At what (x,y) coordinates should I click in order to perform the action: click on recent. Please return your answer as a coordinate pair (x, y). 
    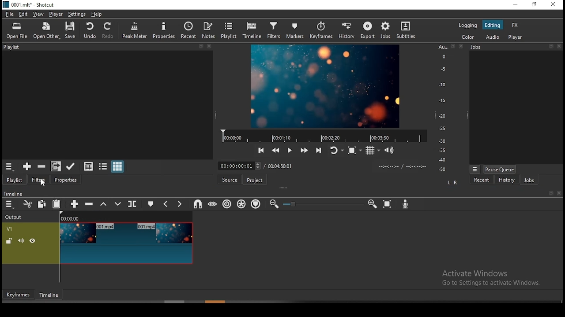
    Looking at the image, I should click on (482, 180).